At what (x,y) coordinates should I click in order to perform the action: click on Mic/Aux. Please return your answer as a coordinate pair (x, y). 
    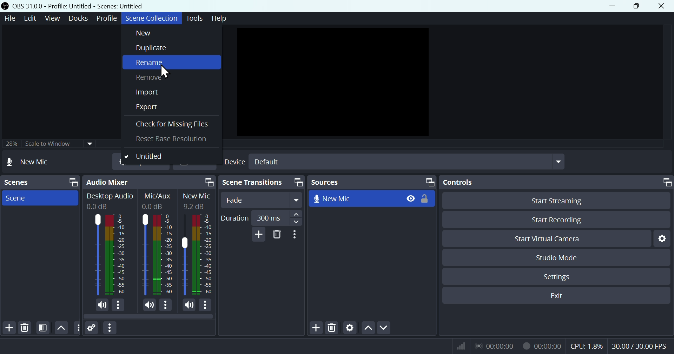
    Looking at the image, I should click on (164, 255).